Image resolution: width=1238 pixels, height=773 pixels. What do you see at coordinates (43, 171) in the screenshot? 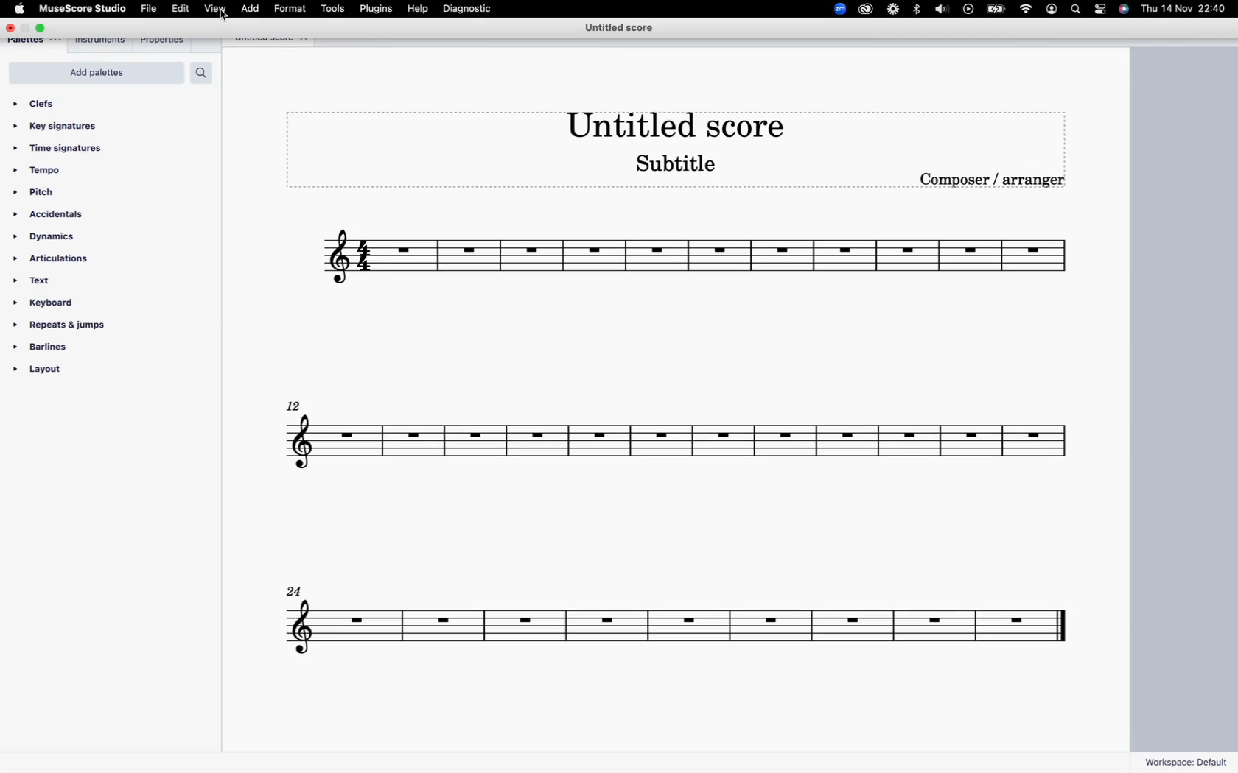
I see `tempo` at bounding box center [43, 171].